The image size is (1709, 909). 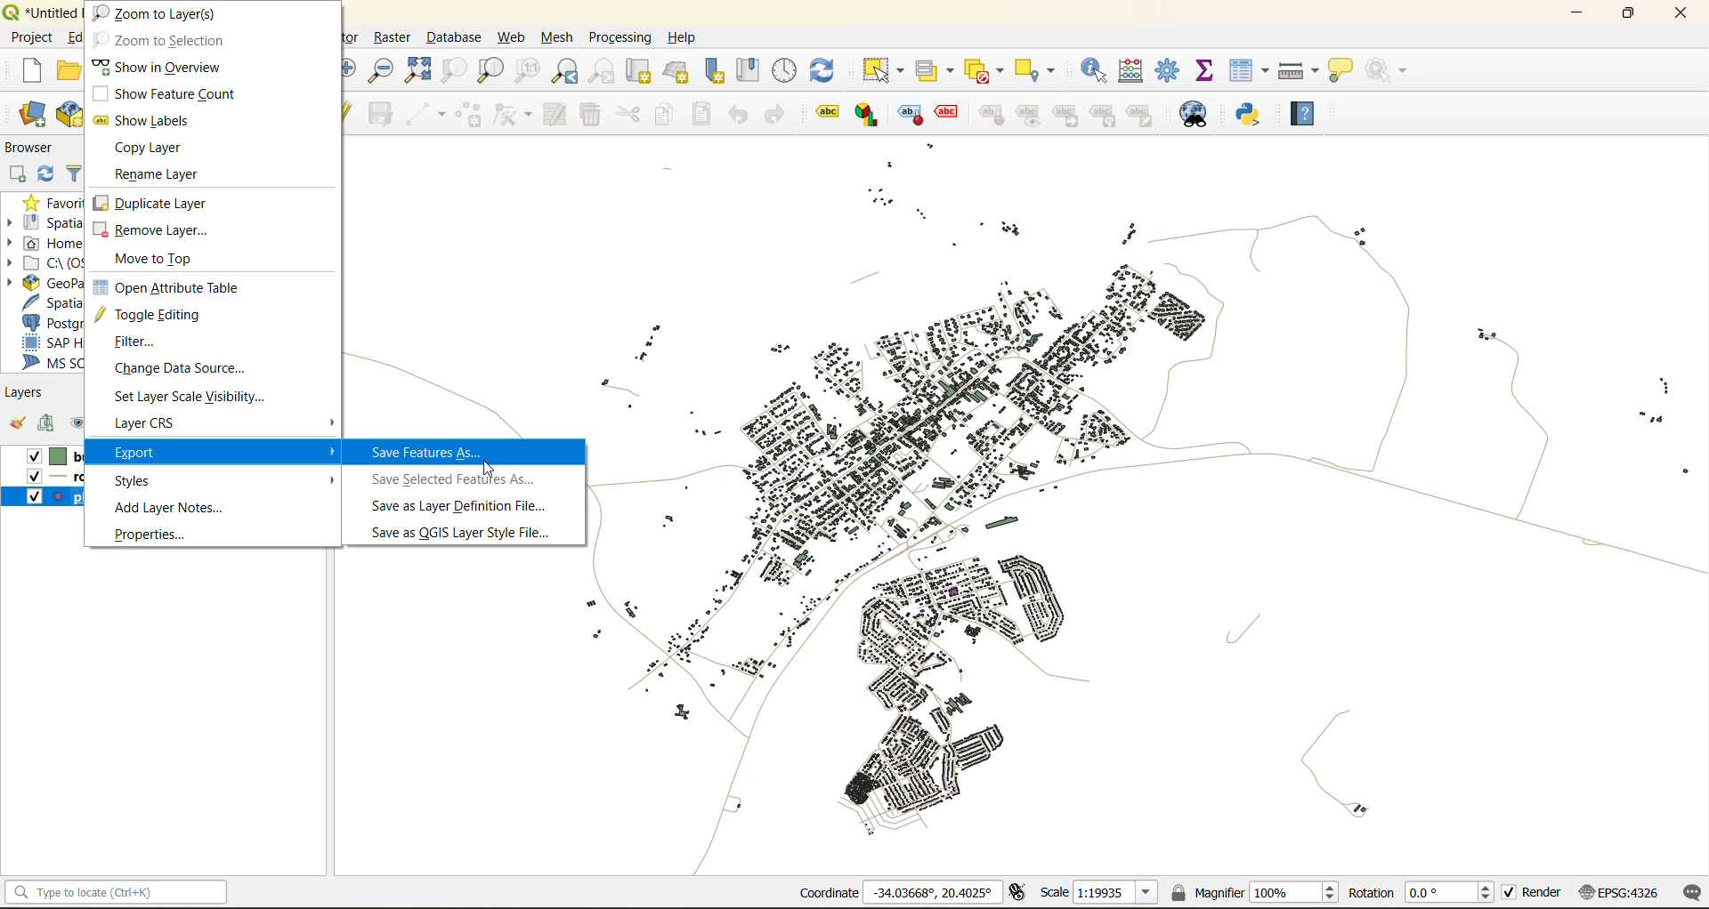 What do you see at coordinates (786, 69) in the screenshot?
I see `control panel` at bounding box center [786, 69].